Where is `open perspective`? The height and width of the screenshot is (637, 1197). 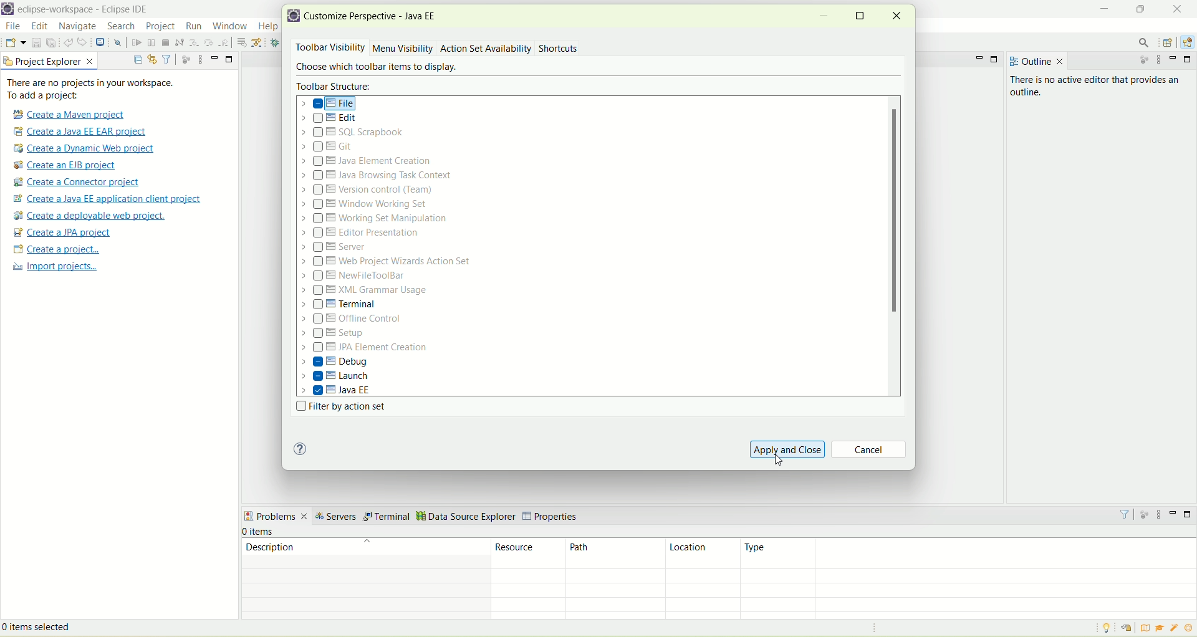
open perspective is located at coordinates (1169, 42).